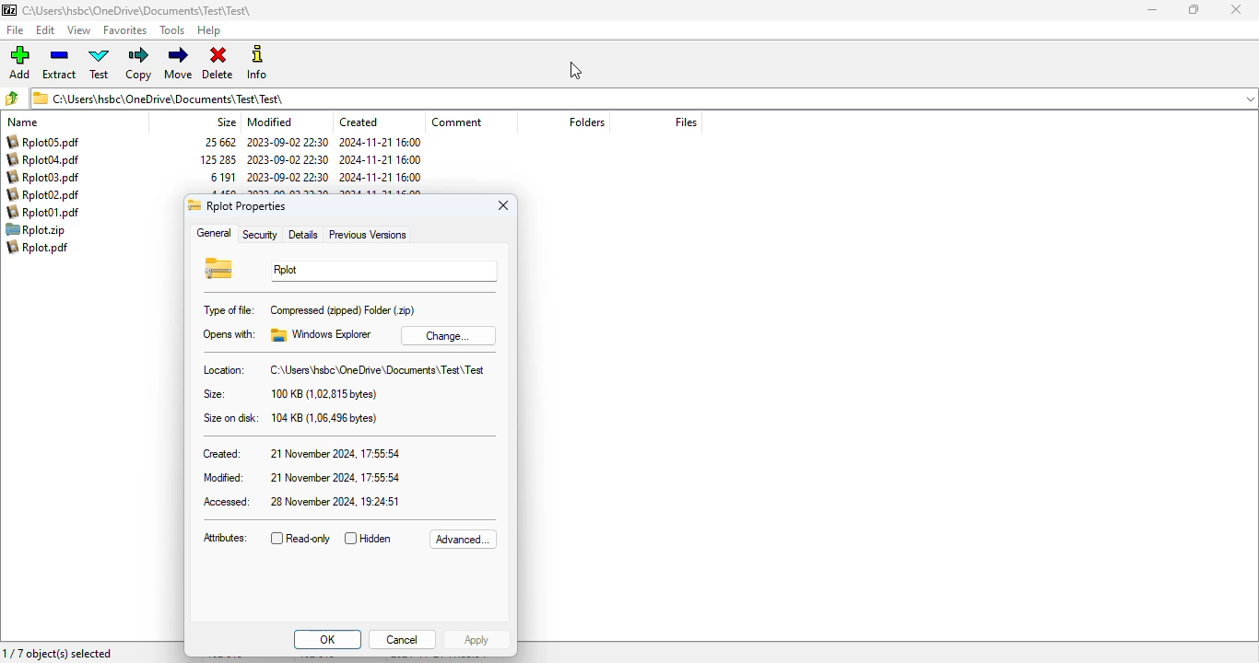 This screenshot has height=663, width=1259. Describe the element at coordinates (9, 10) in the screenshot. I see `logo` at that location.